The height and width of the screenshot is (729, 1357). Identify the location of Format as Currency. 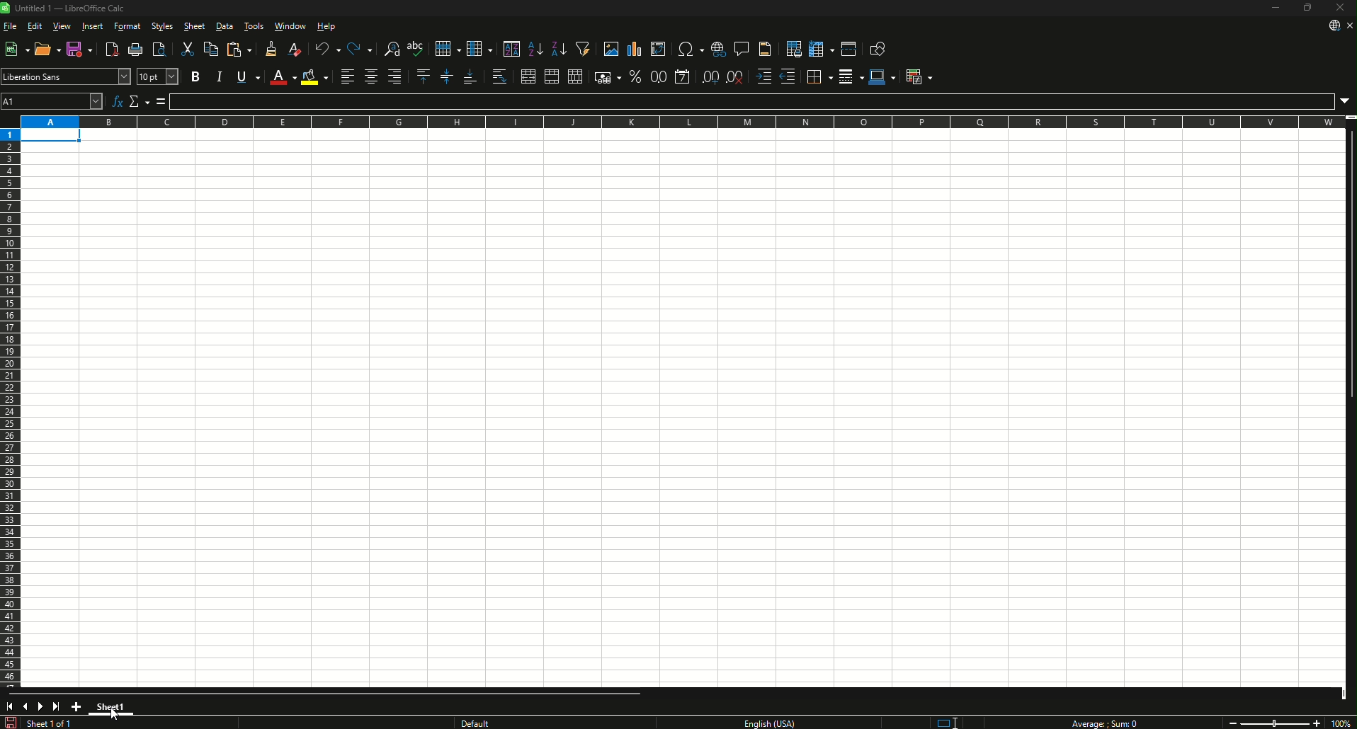
(608, 76).